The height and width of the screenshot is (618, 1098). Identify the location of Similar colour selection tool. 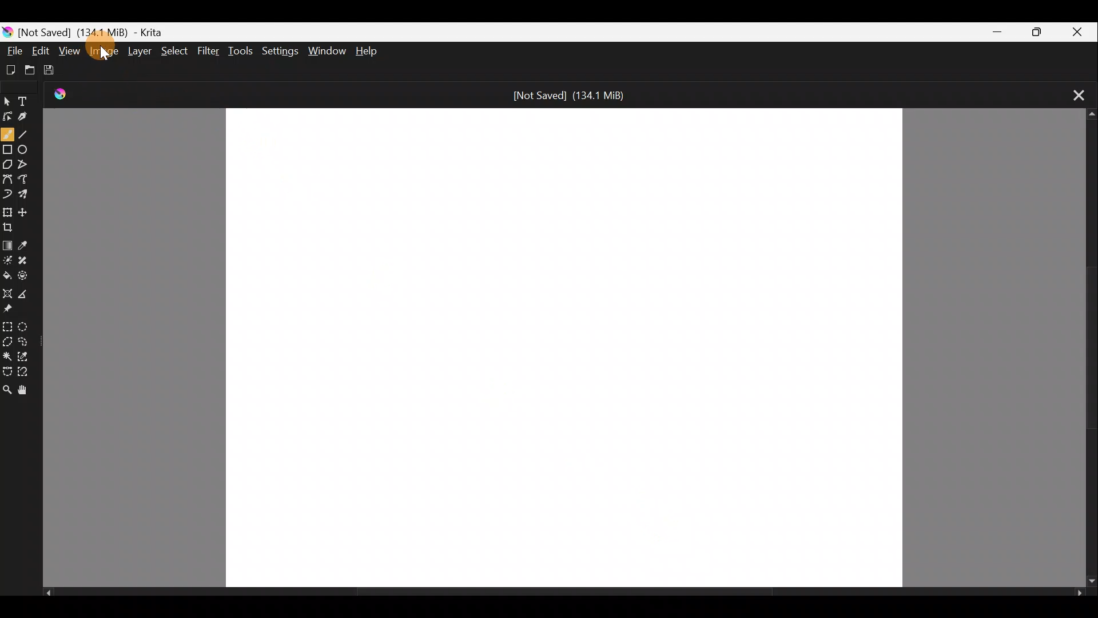
(28, 358).